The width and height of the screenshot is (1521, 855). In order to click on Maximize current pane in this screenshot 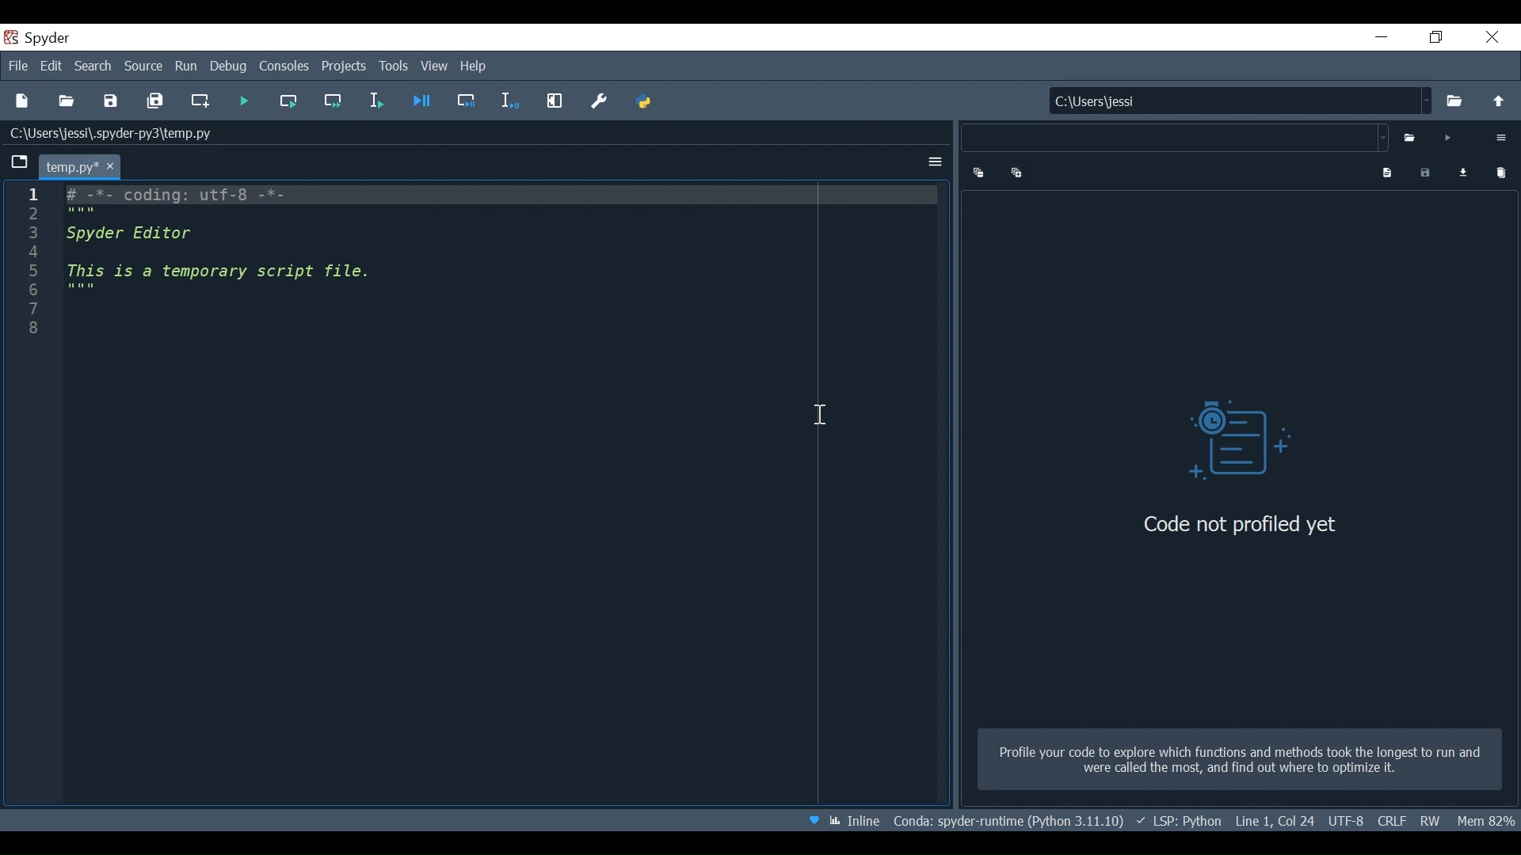, I will do `click(555, 101)`.